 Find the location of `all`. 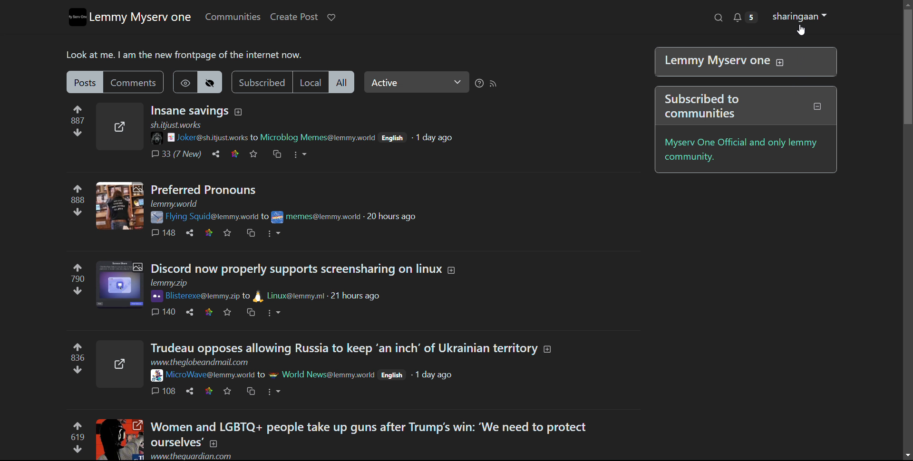

all is located at coordinates (342, 82).